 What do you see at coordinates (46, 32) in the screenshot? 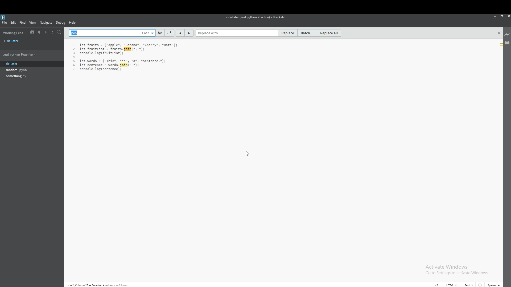
I see `next` at bounding box center [46, 32].